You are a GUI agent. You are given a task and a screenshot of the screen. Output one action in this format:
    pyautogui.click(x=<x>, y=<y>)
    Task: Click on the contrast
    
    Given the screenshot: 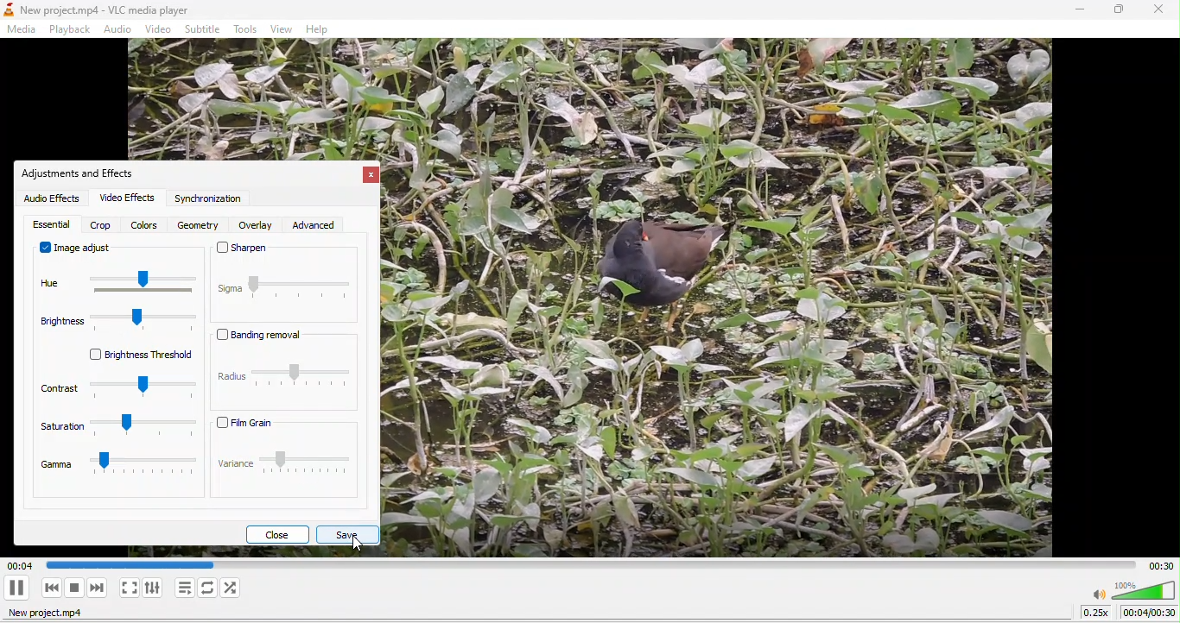 What is the action you would take?
    pyautogui.click(x=115, y=390)
    